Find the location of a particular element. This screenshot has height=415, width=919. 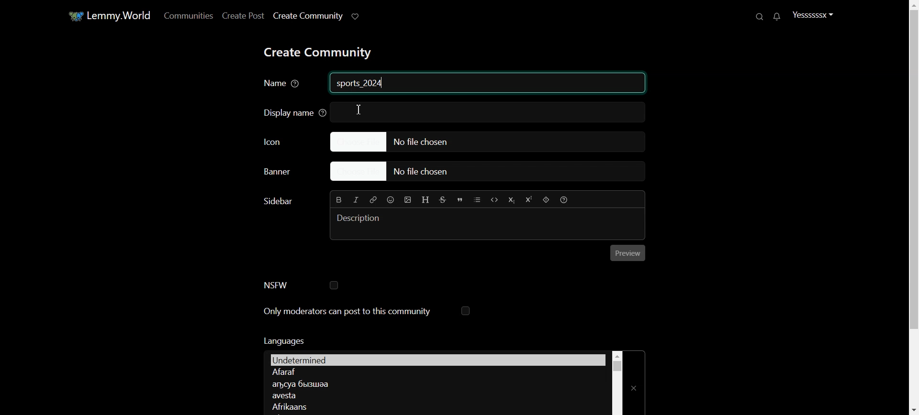

Search is located at coordinates (761, 16).